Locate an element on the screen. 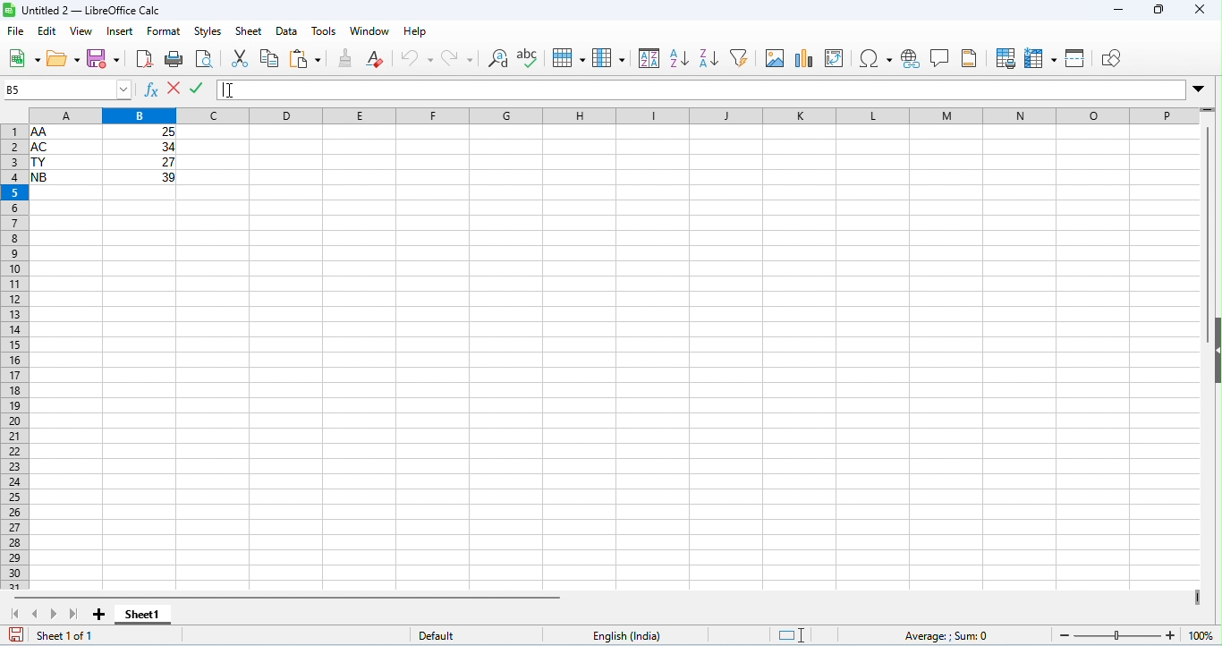  close is located at coordinates (1200, 10).